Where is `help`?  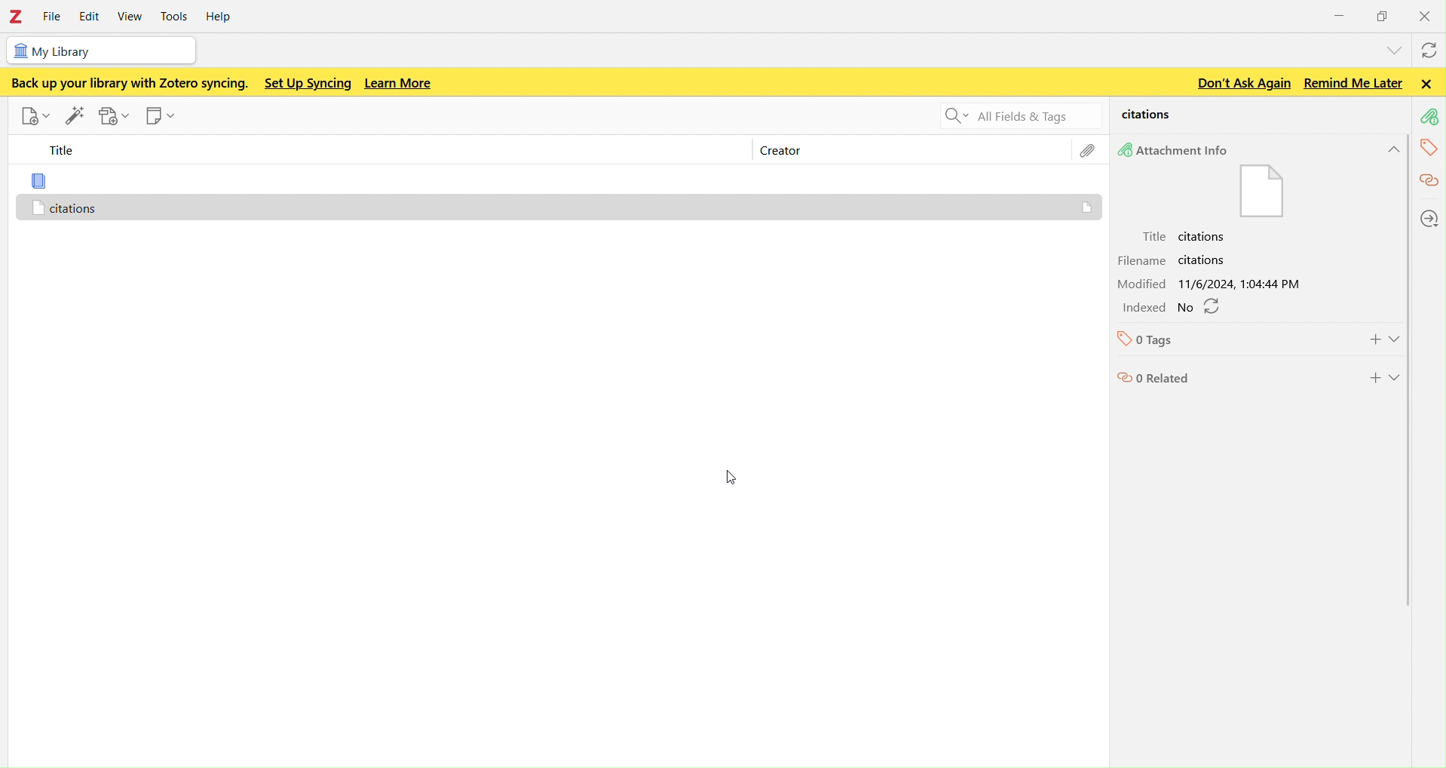 help is located at coordinates (225, 15).